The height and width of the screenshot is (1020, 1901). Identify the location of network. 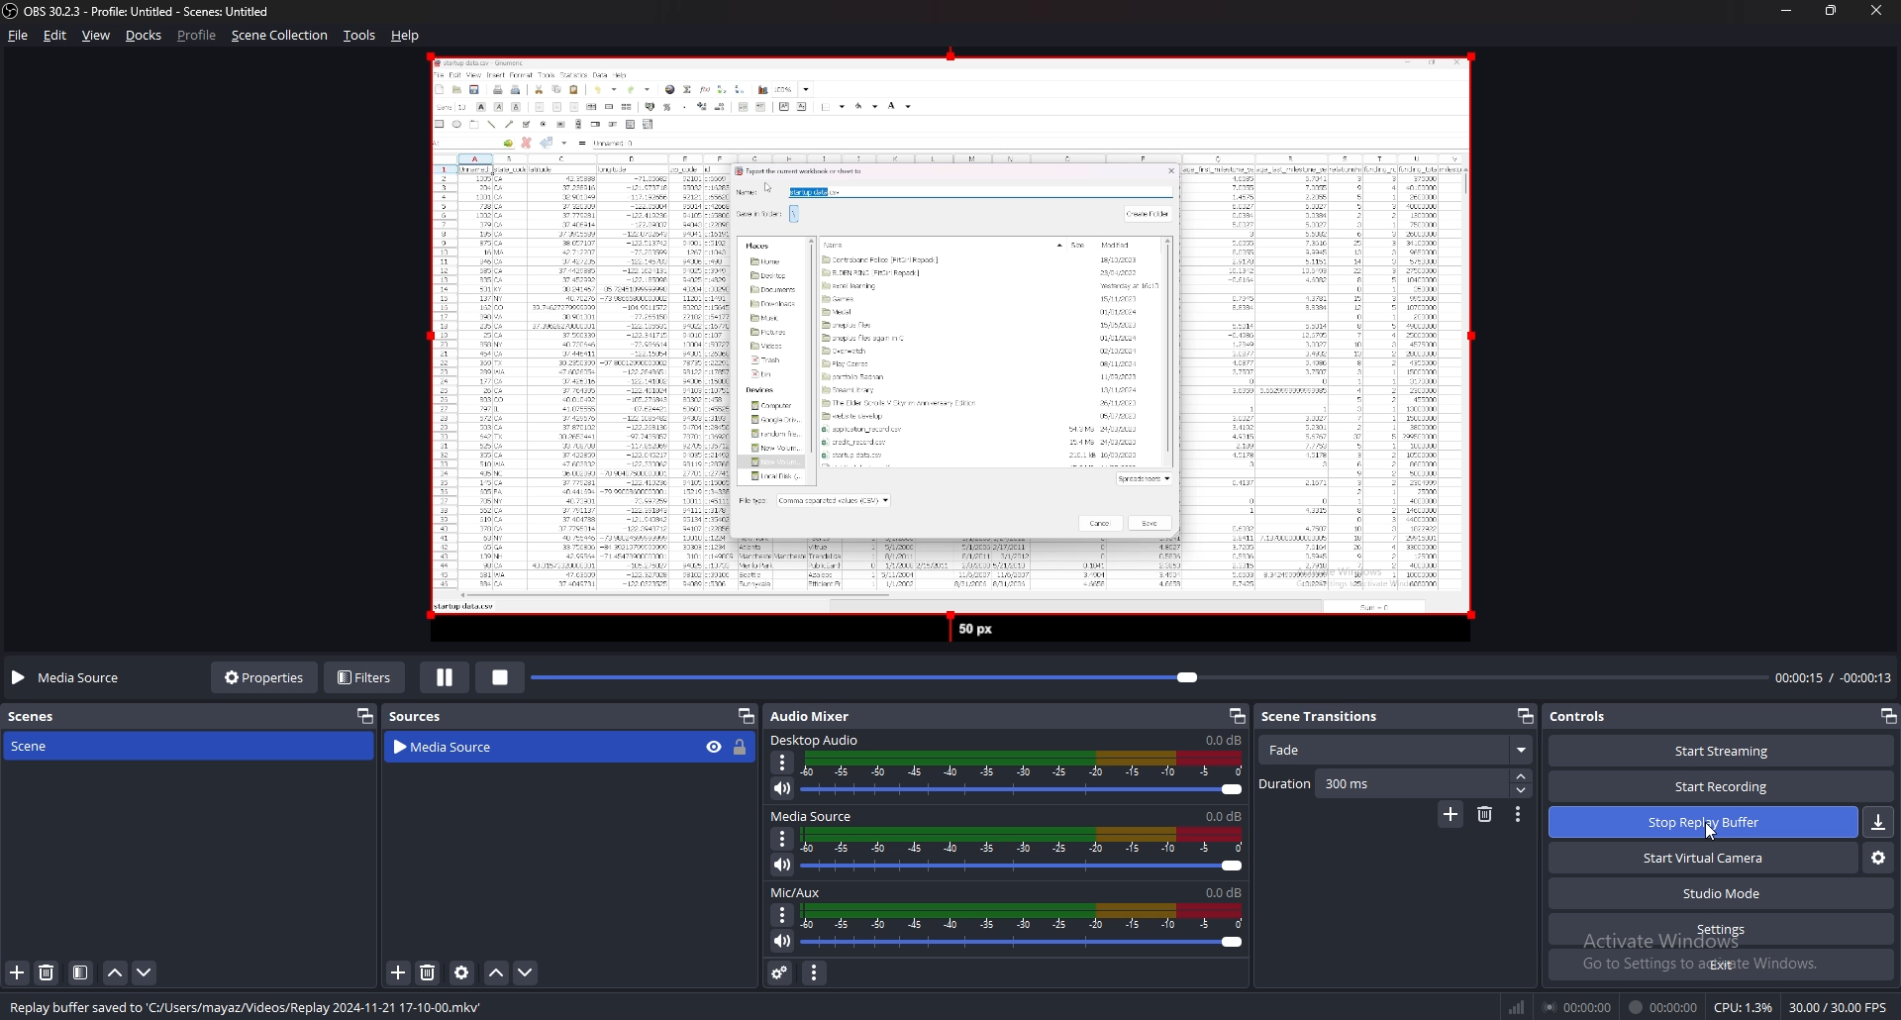
(1519, 1007).